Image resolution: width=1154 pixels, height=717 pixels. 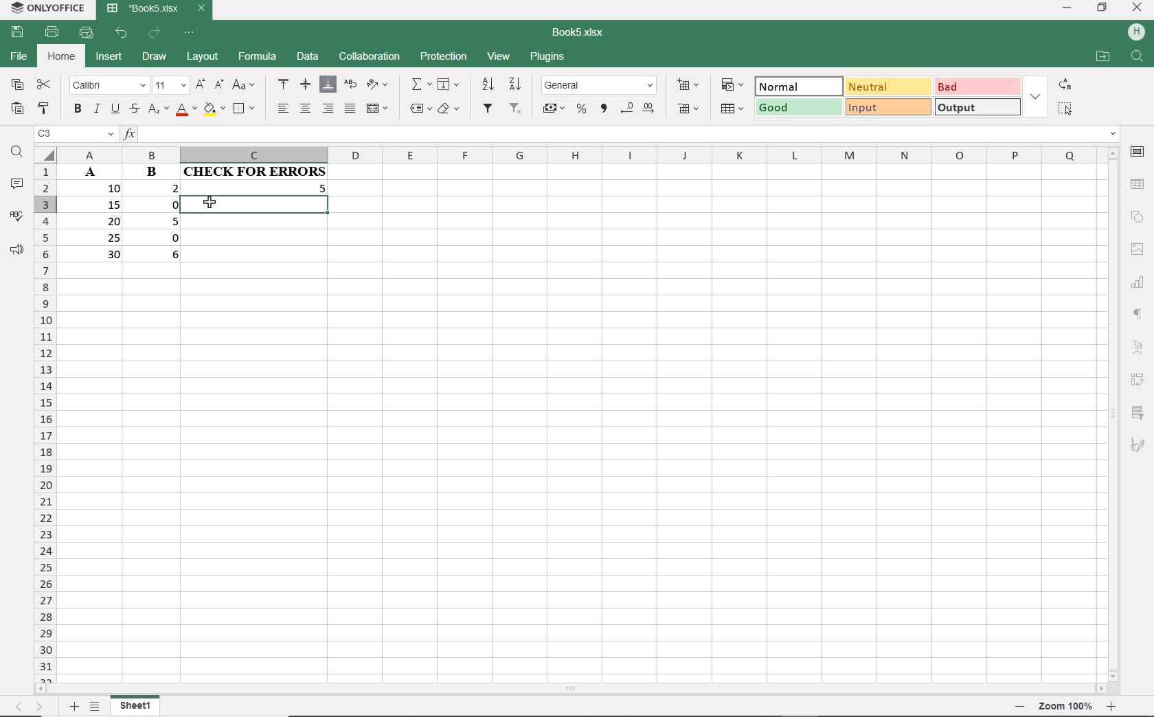 What do you see at coordinates (106, 87) in the screenshot?
I see `FONT` at bounding box center [106, 87].